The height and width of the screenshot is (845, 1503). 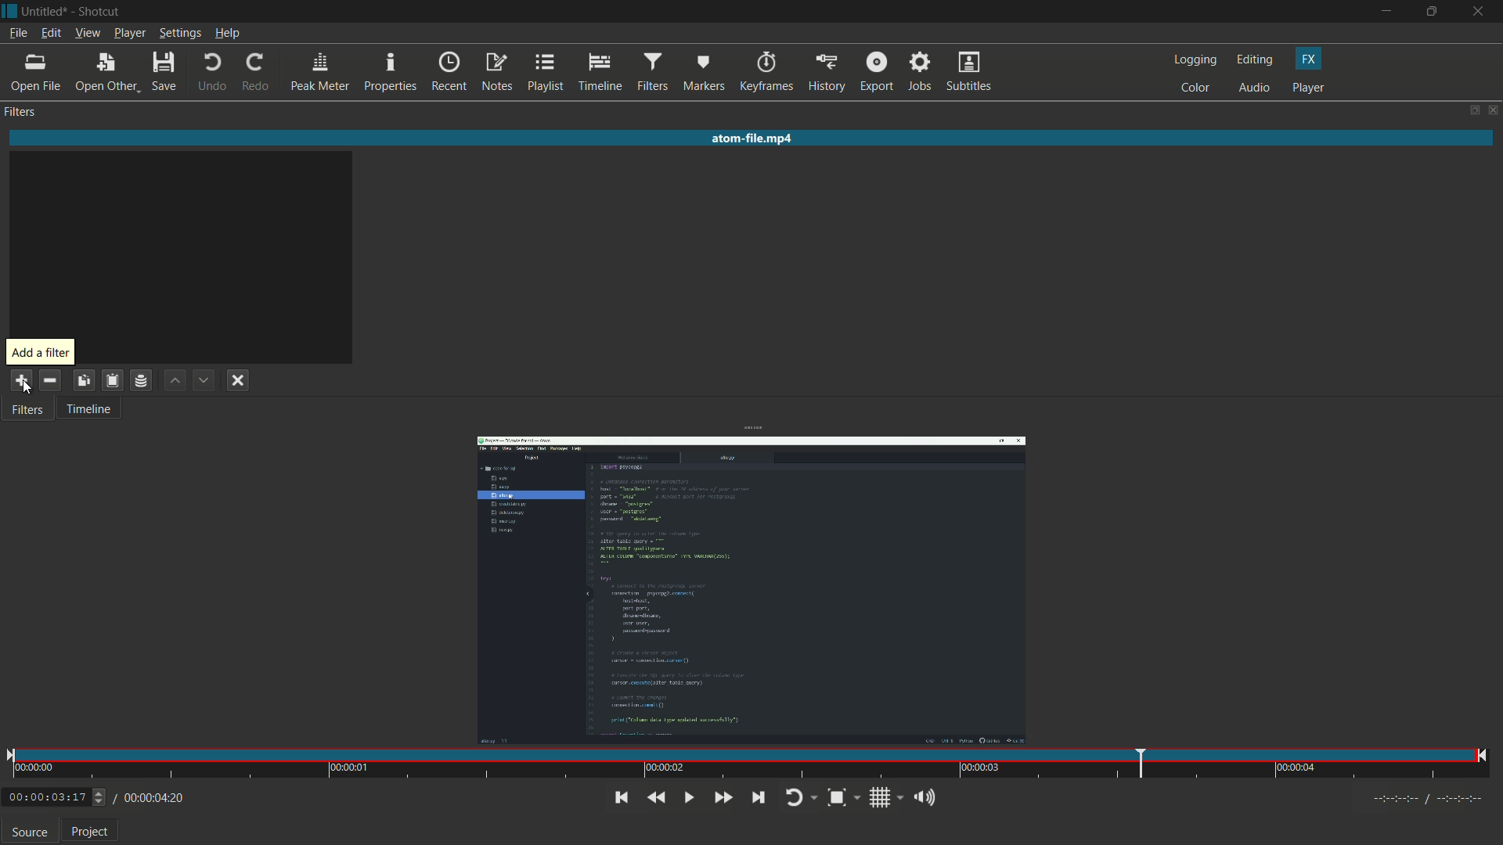 What do you see at coordinates (1196, 60) in the screenshot?
I see `logging` at bounding box center [1196, 60].